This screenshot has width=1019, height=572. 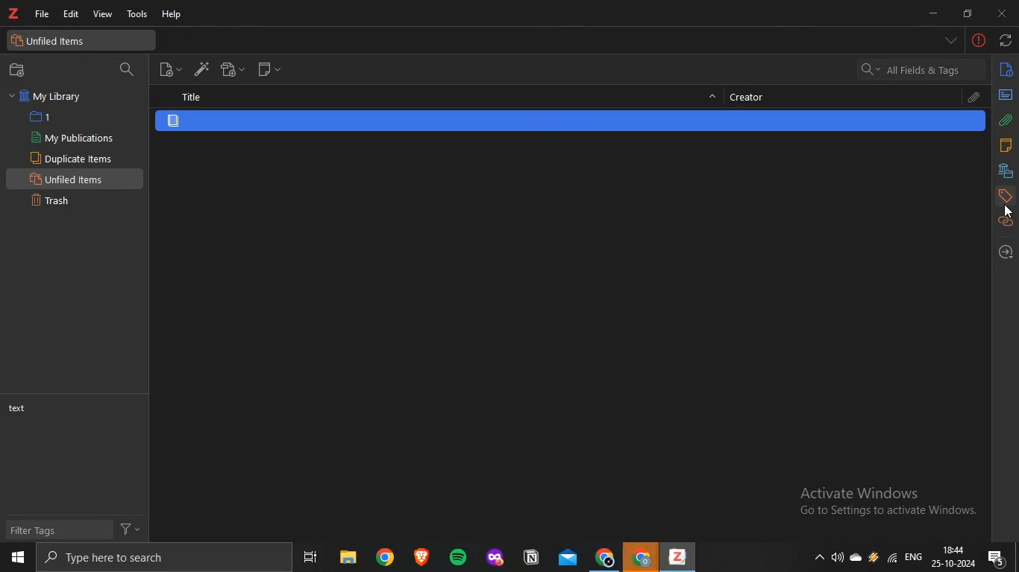 I want to click on add items by identifier, so click(x=201, y=69).